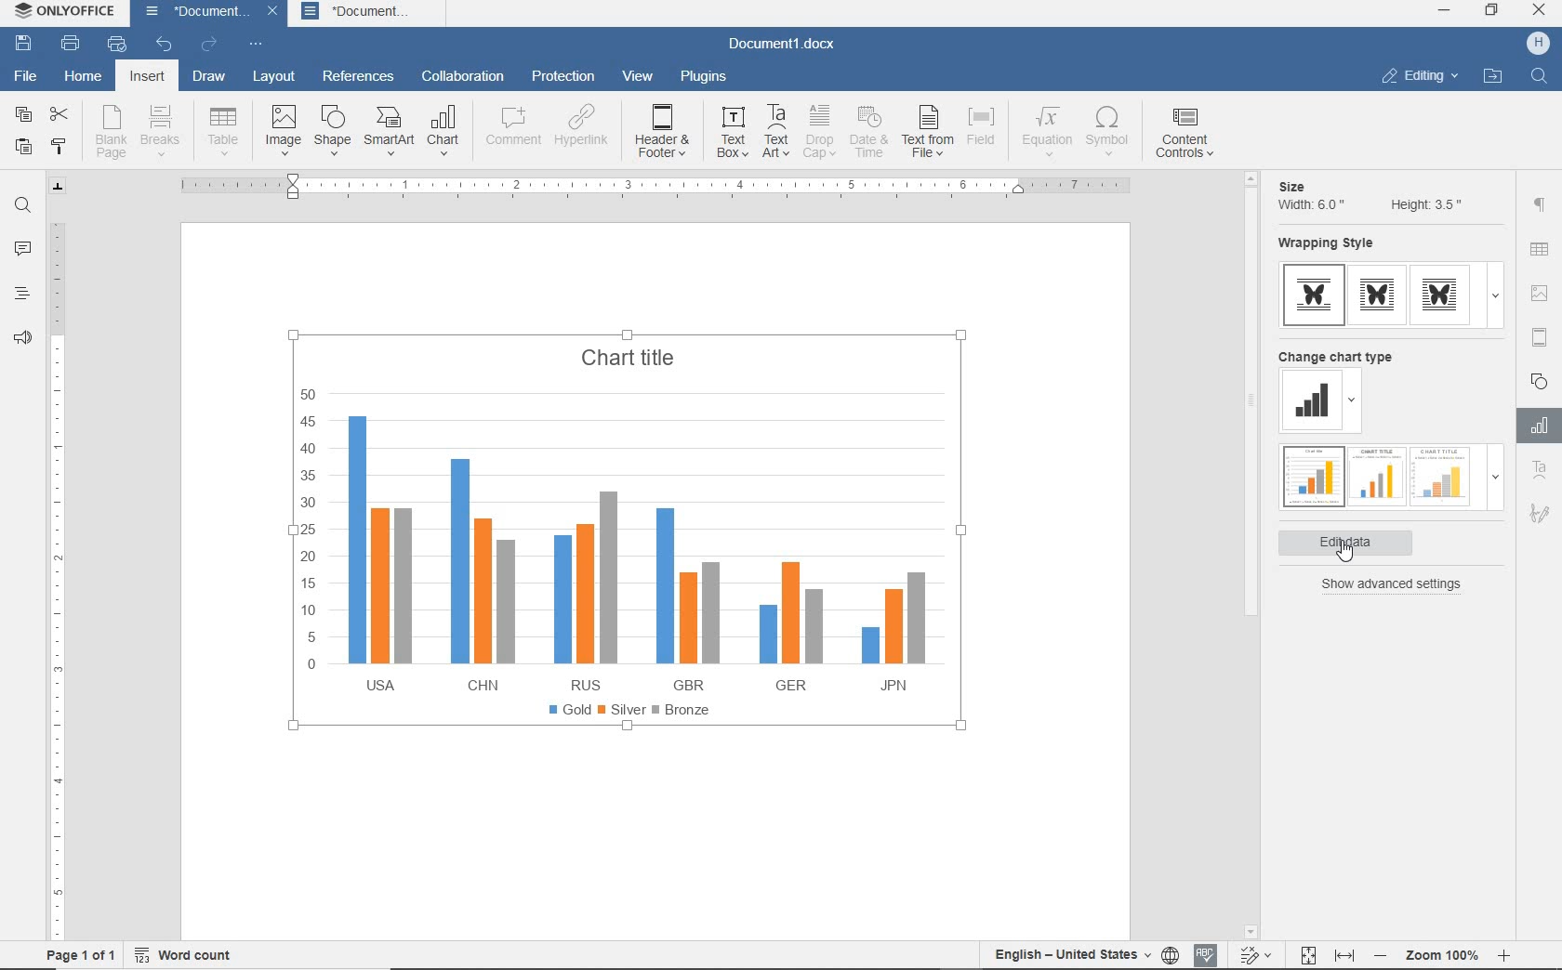  What do you see at coordinates (1315, 295) in the screenshot?
I see `type 1` at bounding box center [1315, 295].